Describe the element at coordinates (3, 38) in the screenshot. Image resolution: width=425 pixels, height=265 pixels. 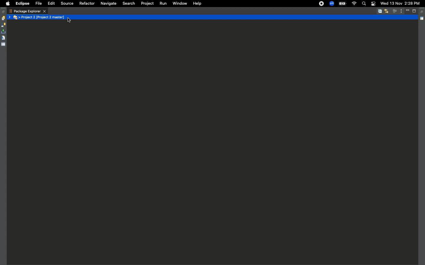
I see `Git reflog` at that location.